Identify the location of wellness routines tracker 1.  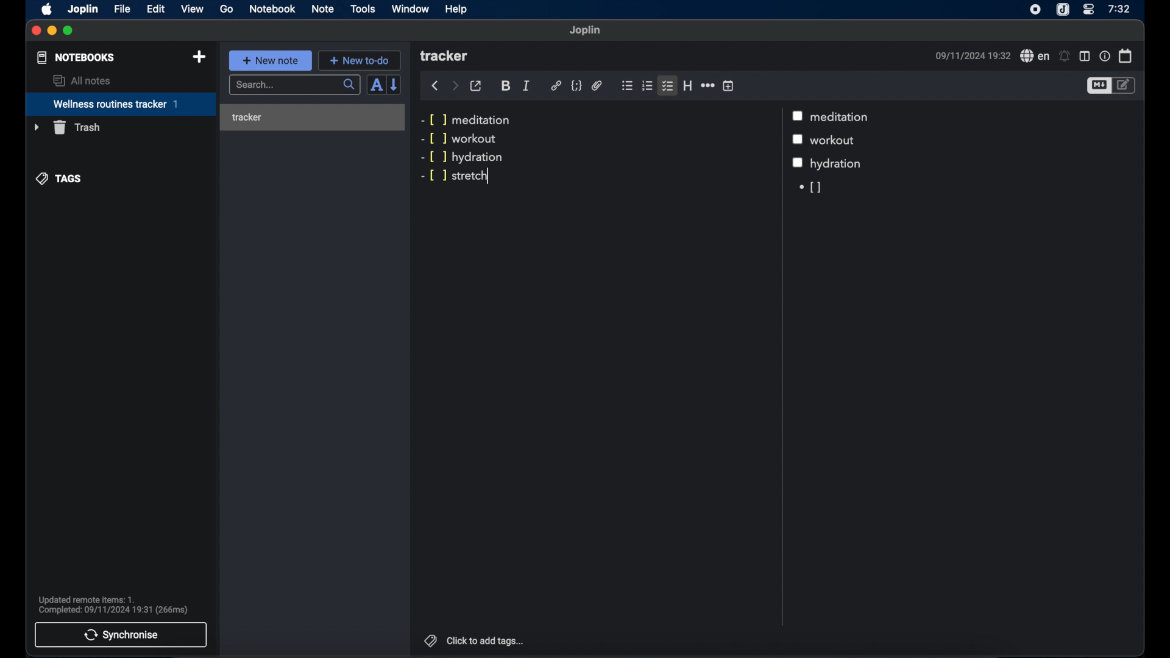
(120, 105).